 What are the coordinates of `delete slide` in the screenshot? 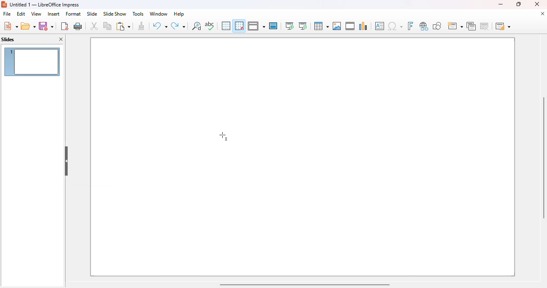 It's located at (486, 26).